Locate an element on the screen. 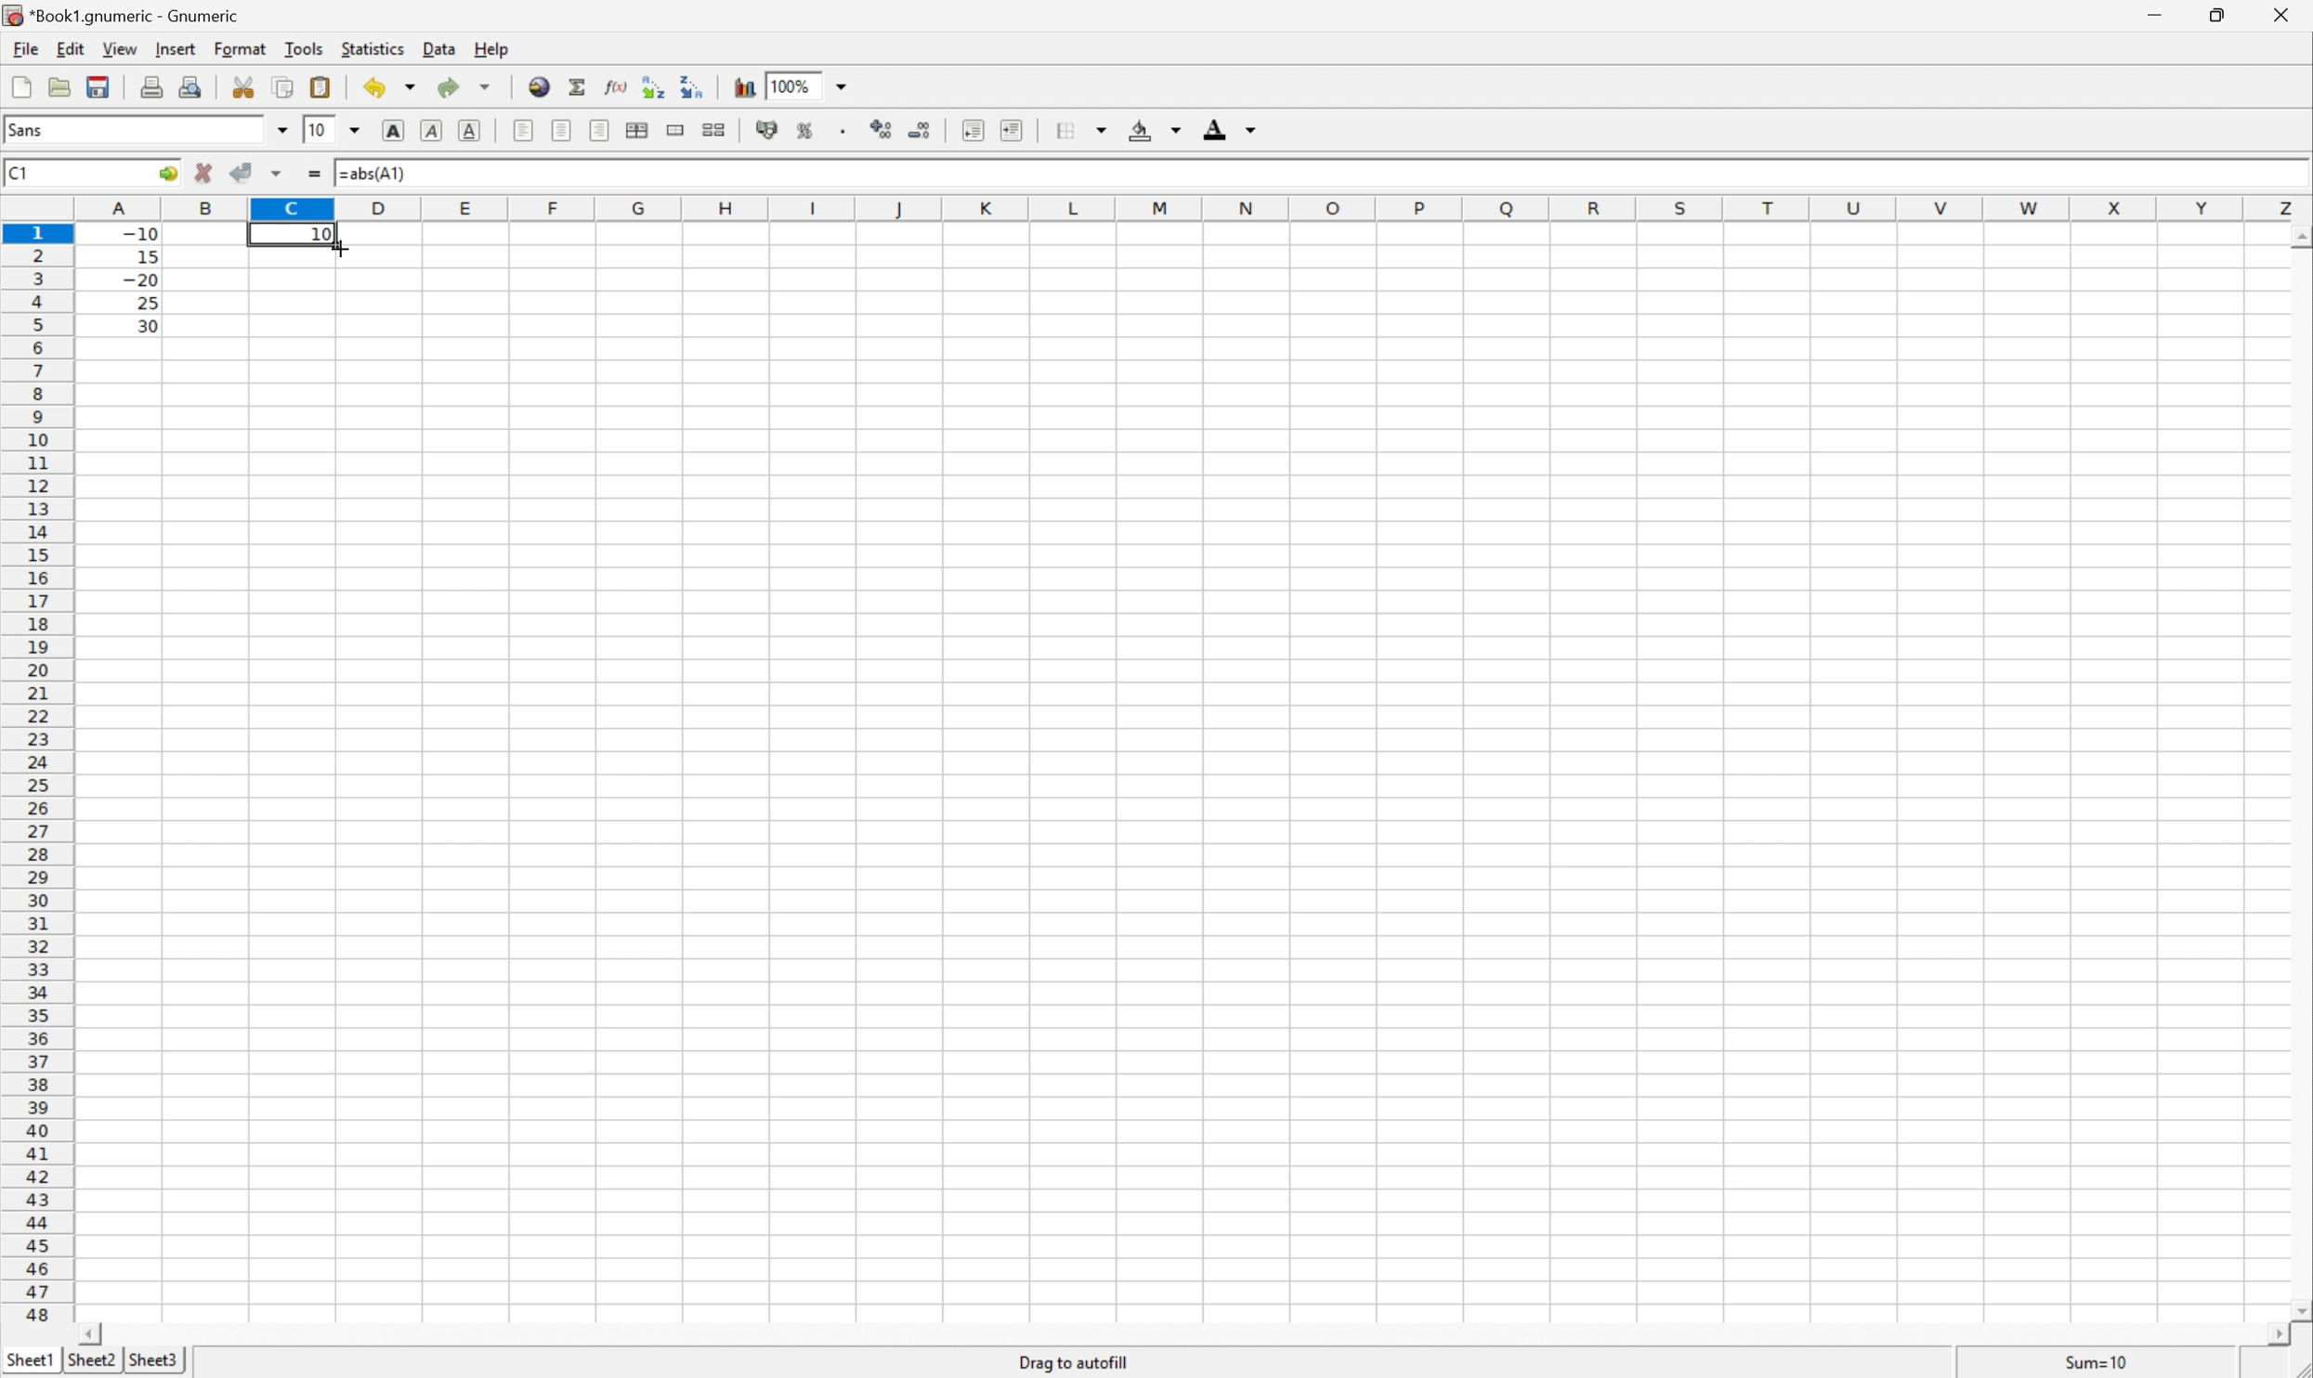 This screenshot has width=2313, height=1378. 10 is located at coordinates (317, 130).